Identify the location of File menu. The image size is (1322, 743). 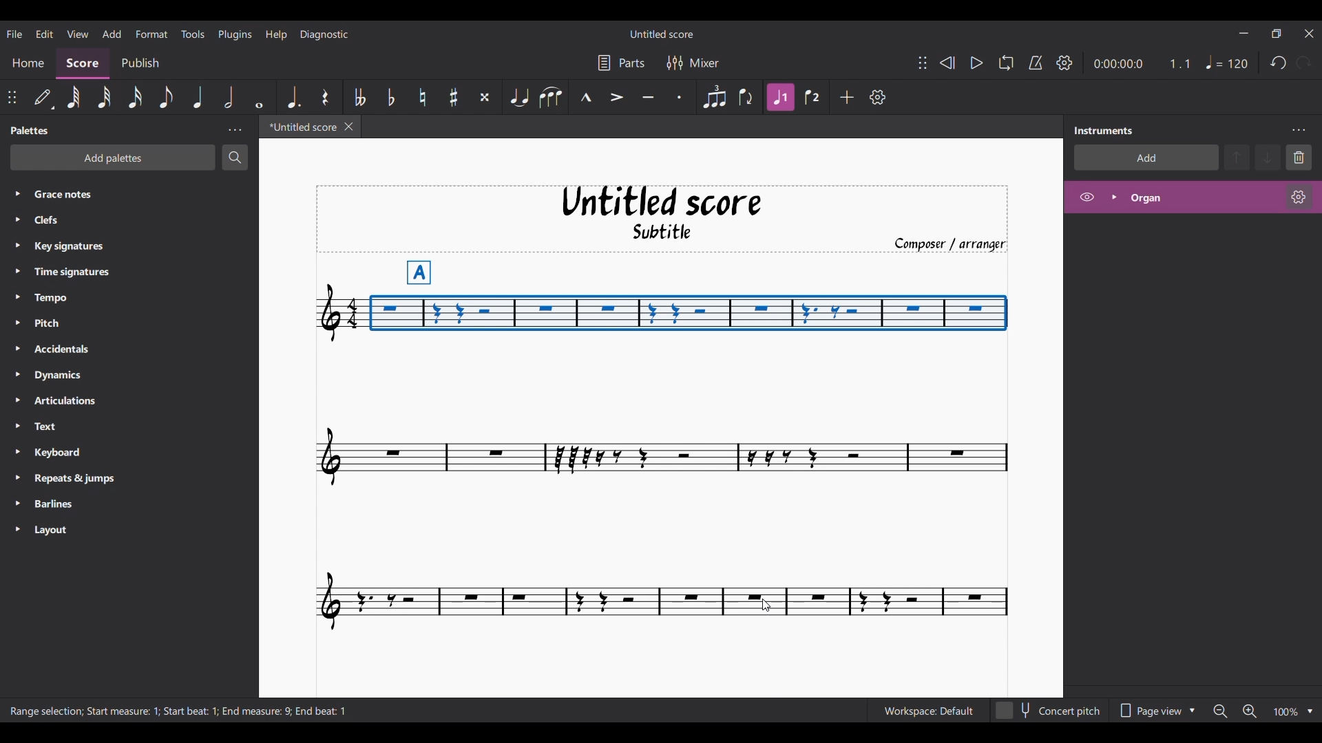
(14, 34).